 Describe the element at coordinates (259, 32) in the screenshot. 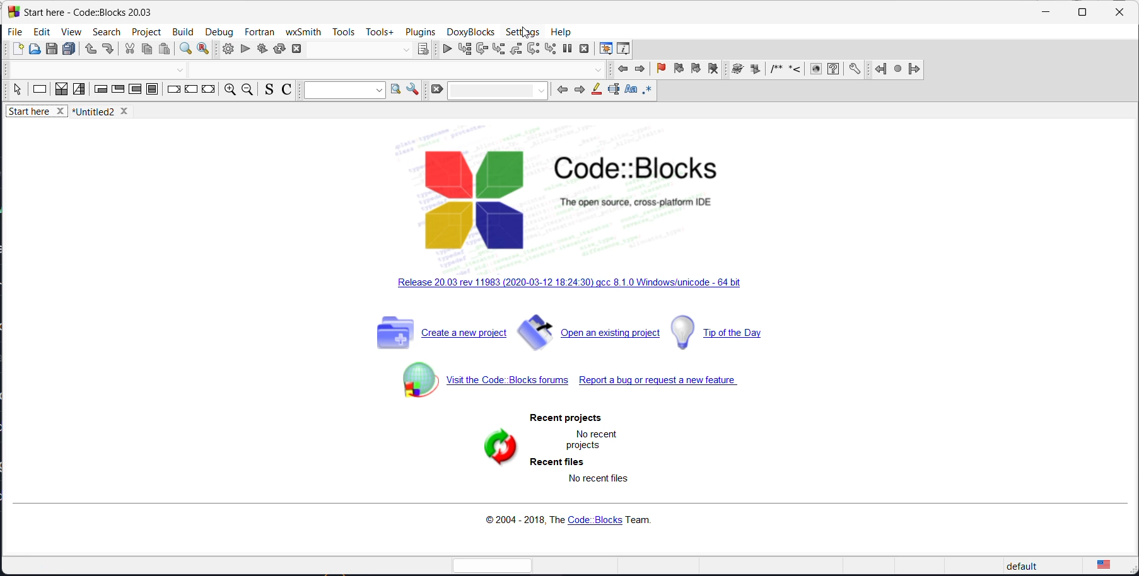

I see `fortran` at that location.